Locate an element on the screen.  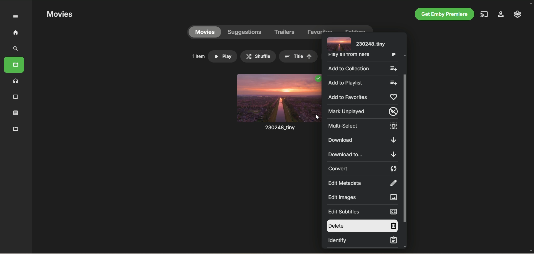
identify is located at coordinates (362, 241).